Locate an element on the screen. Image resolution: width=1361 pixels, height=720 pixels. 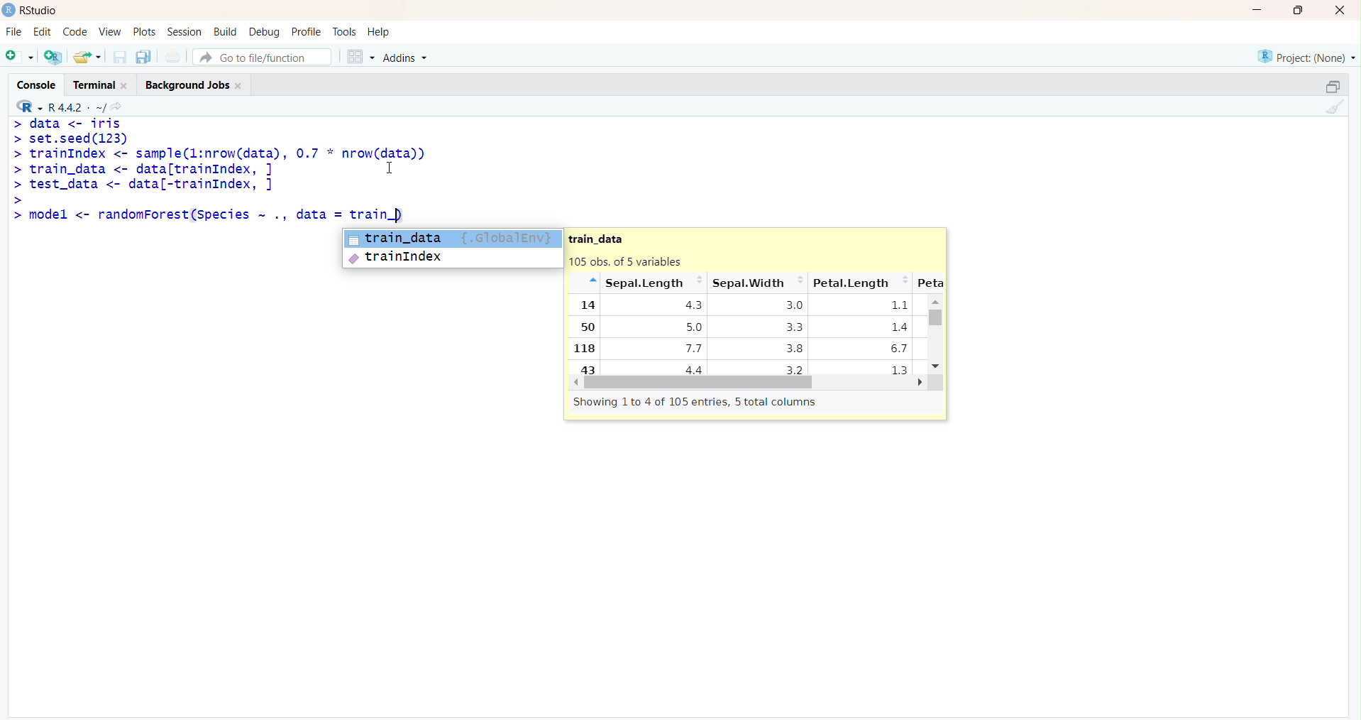
Scrollbar is located at coordinates (702, 383).